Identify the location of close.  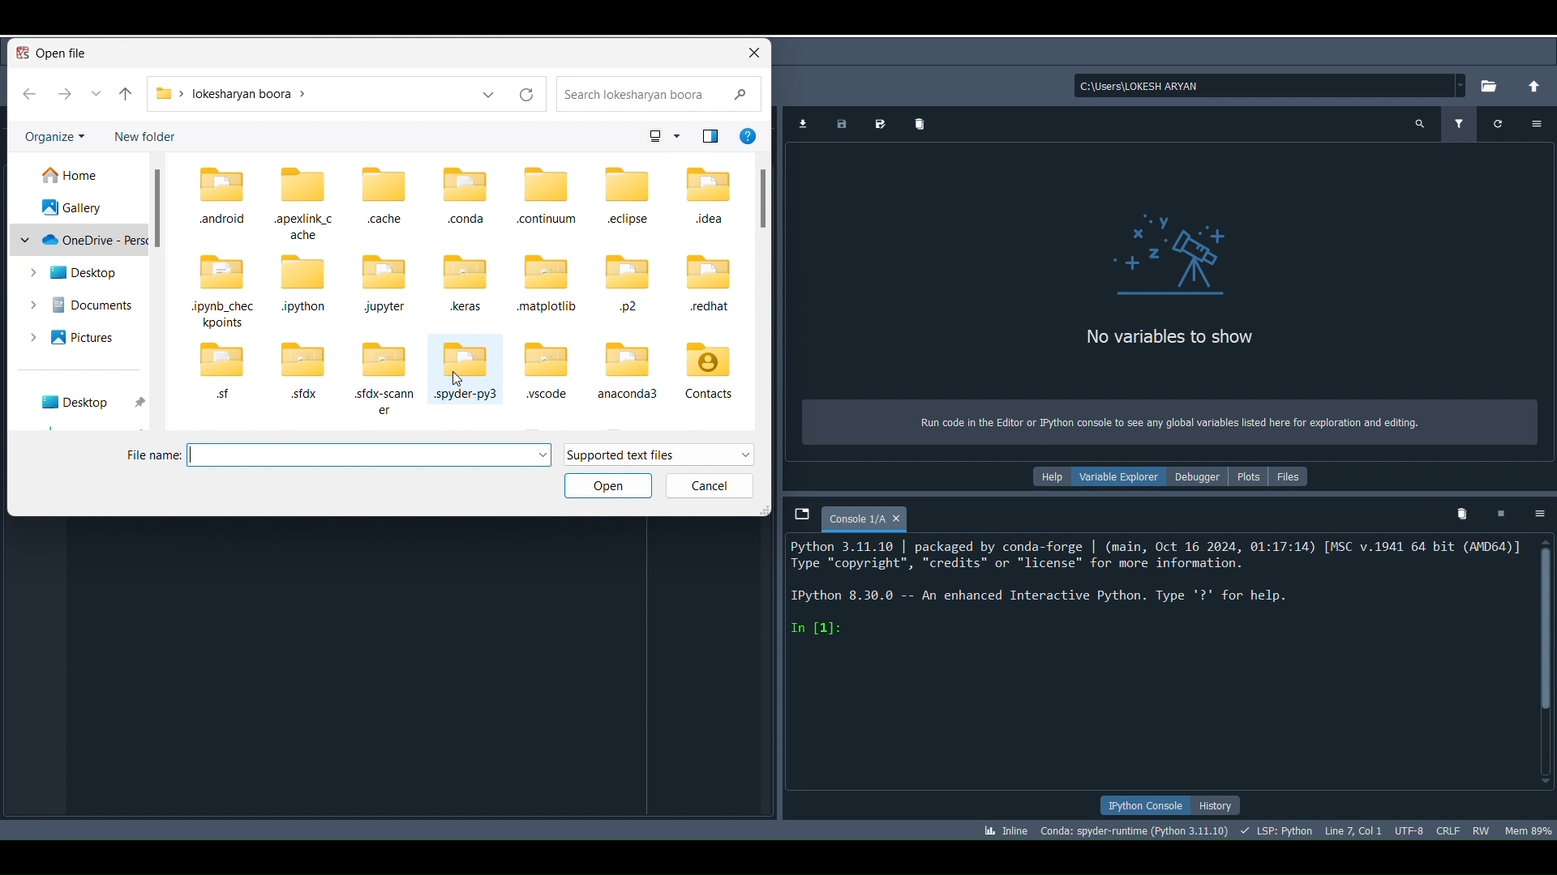
(899, 520).